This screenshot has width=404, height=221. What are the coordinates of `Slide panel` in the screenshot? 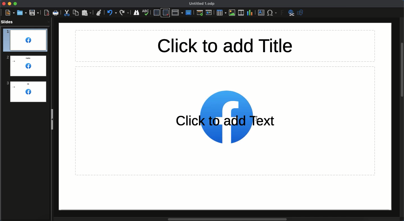 It's located at (52, 120).